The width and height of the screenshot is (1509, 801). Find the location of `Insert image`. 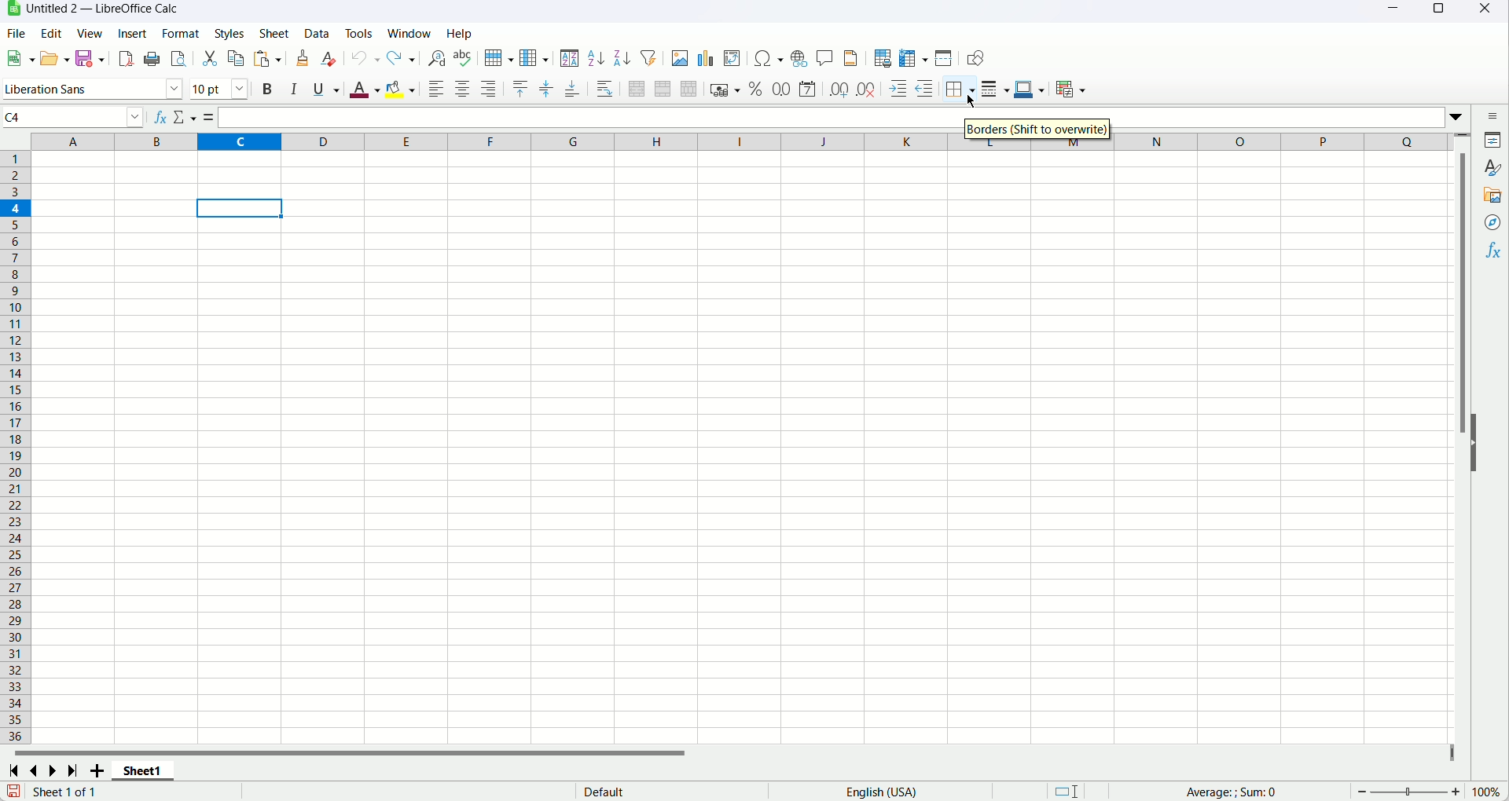

Insert image is located at coordinates (679, 57).